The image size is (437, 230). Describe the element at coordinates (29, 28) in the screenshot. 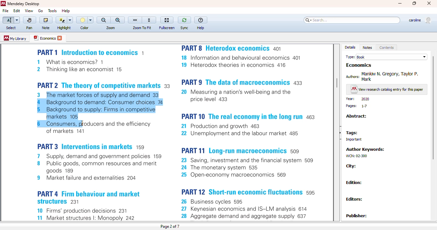

I see `pan` at that location.